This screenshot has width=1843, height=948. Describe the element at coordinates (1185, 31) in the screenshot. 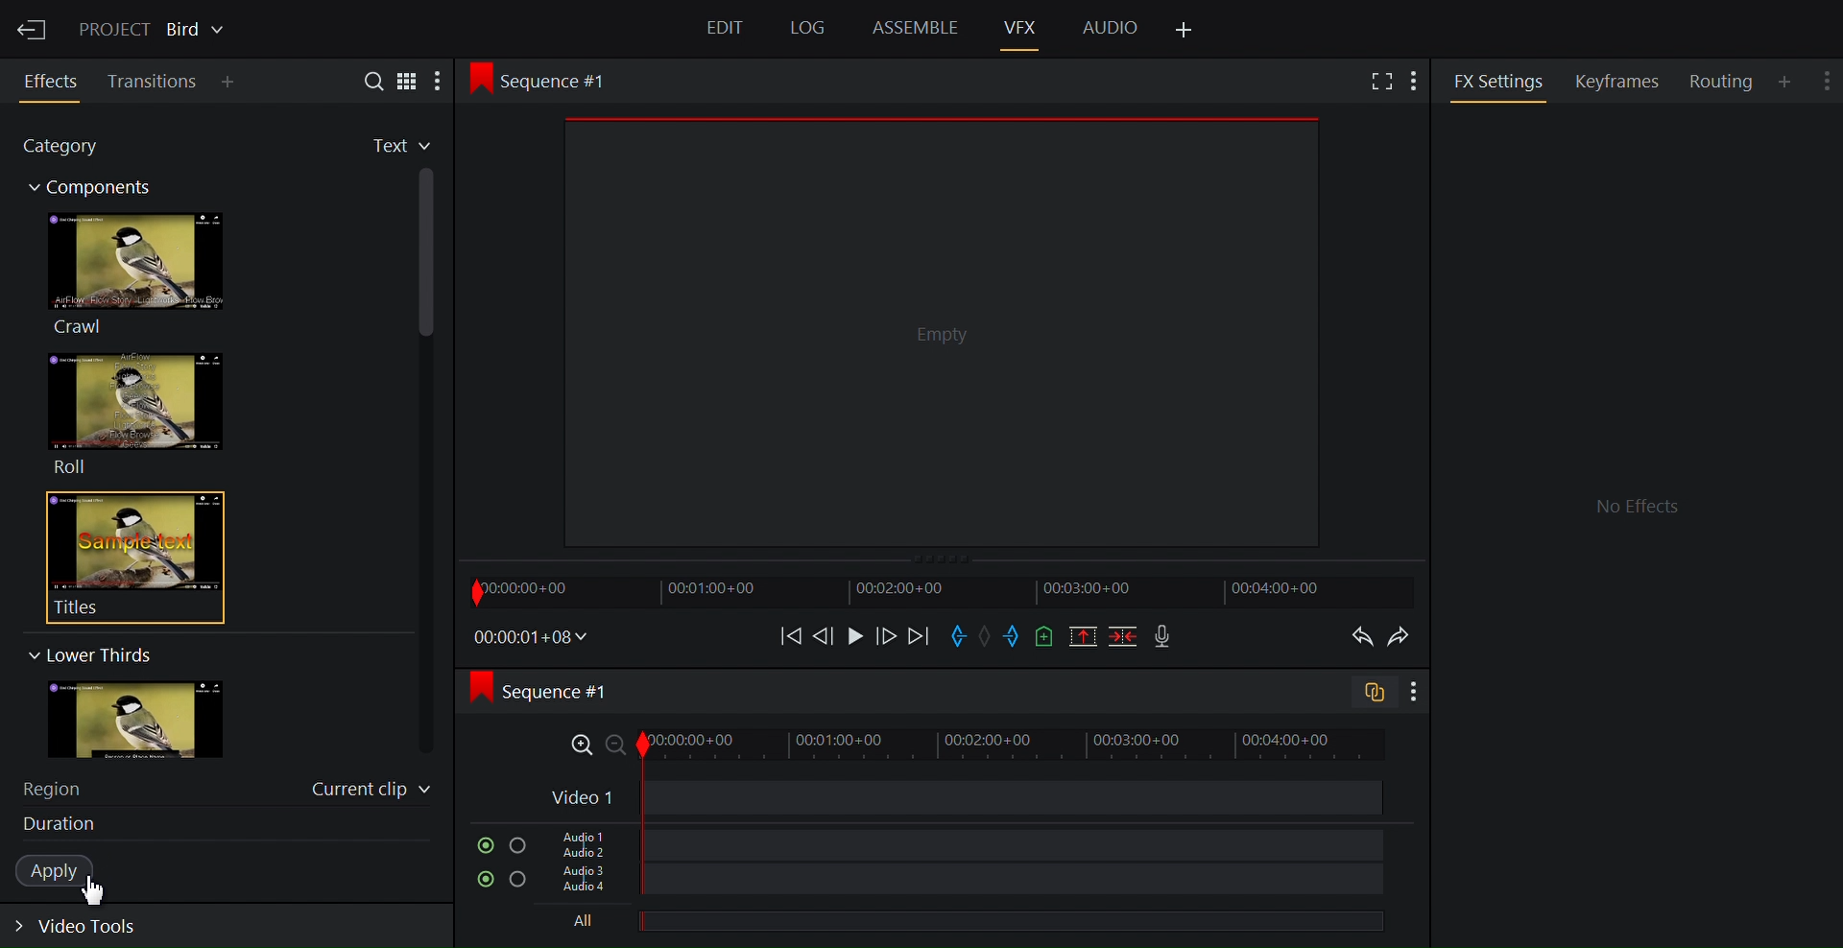

I see `Add Panel` at that location.